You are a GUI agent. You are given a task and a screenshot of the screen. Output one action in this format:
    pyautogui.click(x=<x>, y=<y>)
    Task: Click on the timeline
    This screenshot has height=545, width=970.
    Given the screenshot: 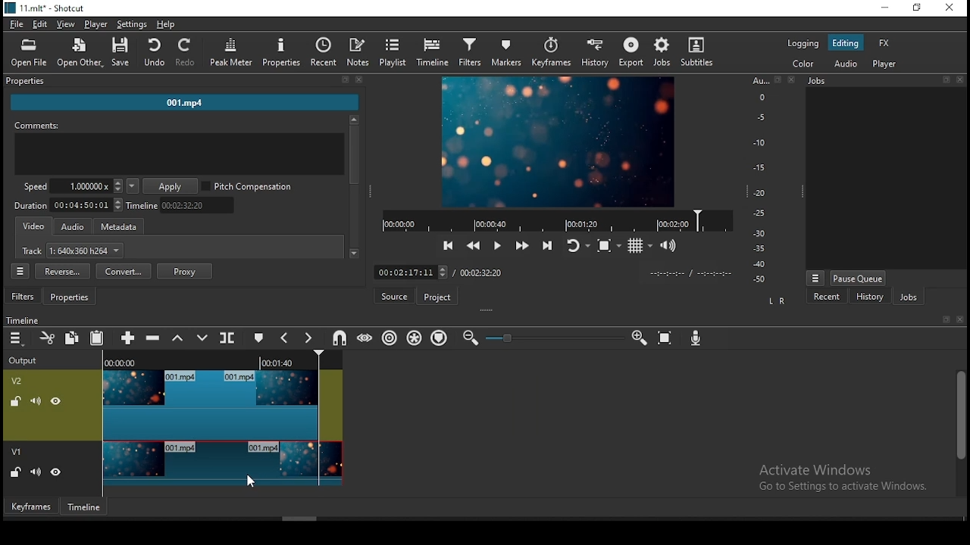 What is the action you would take?
    pyautogui.click(x=432, y=53)
    